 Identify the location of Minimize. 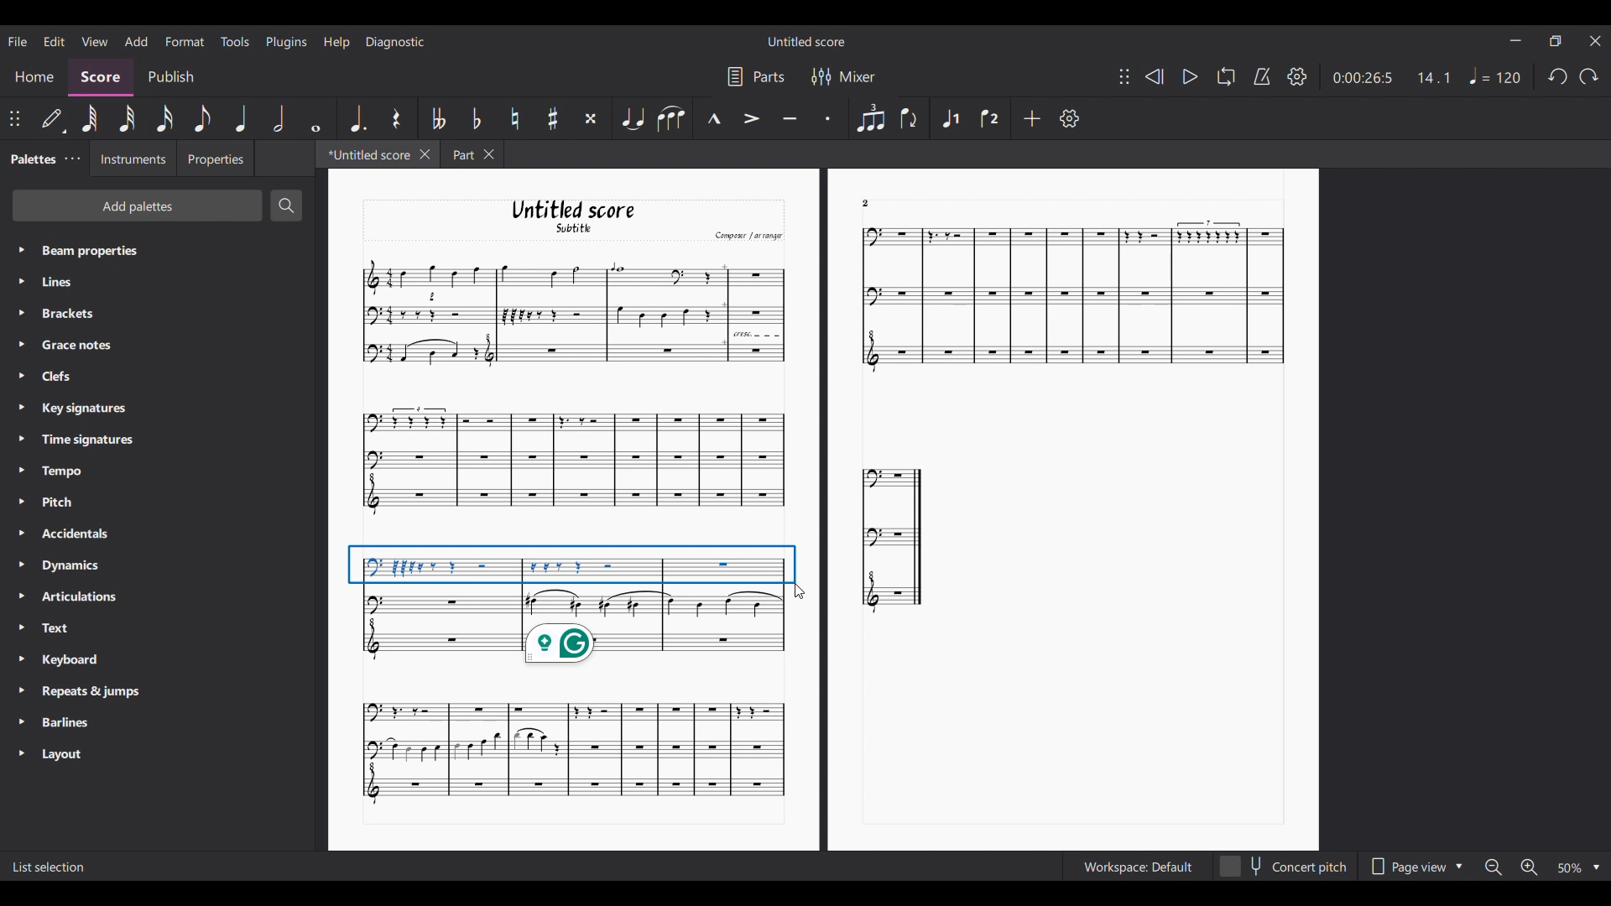
(1515, 40).